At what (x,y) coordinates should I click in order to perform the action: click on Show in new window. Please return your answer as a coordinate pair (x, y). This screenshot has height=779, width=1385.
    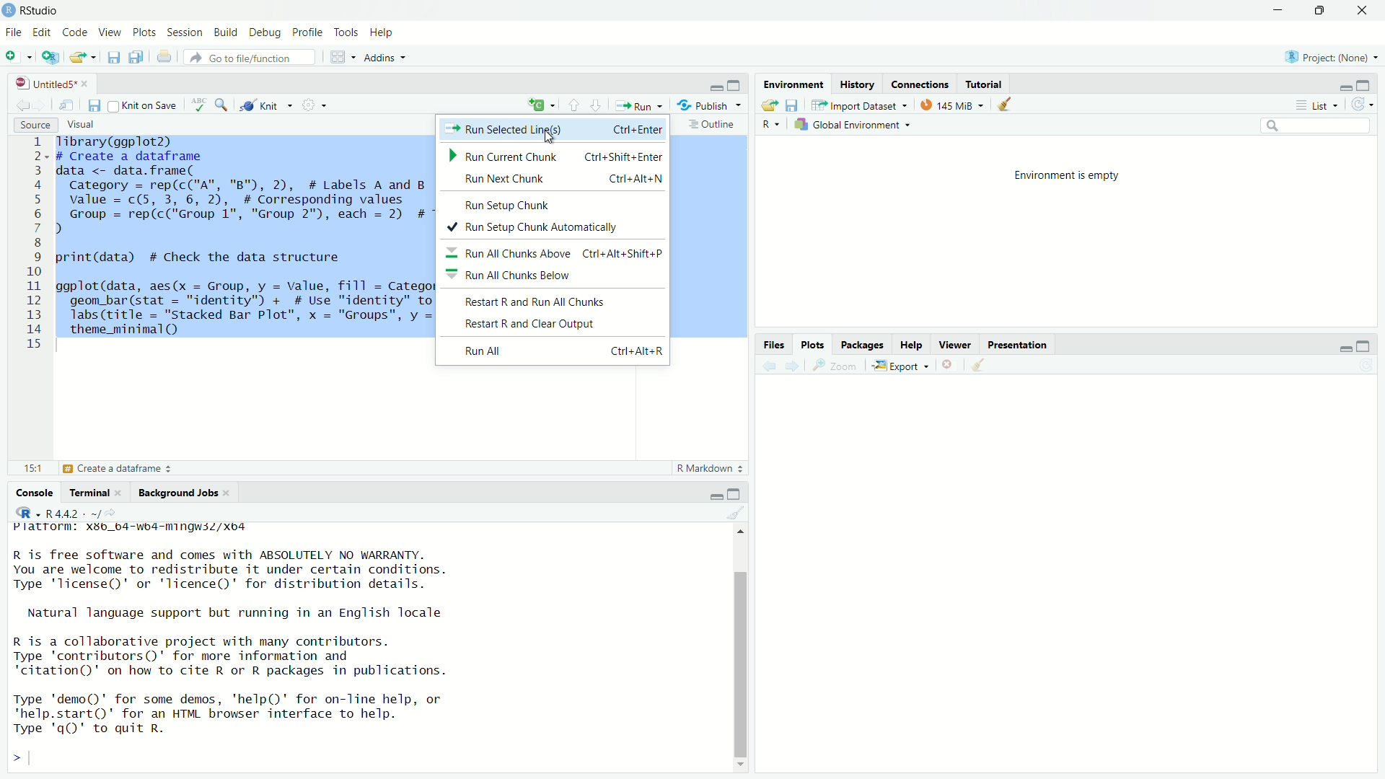
    Looking at the image, I should click on (68, 104).